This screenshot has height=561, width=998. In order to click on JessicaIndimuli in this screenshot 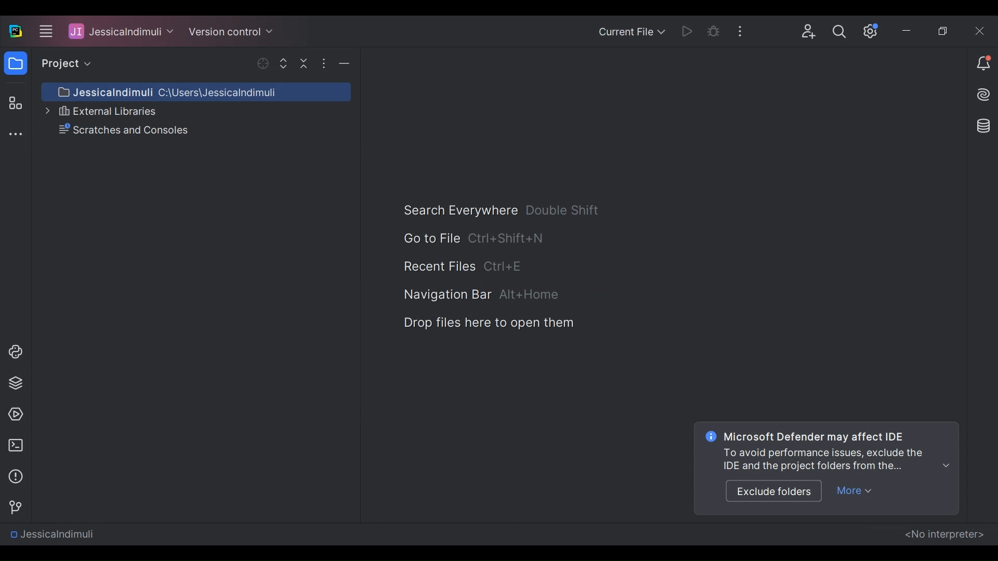, I will do `click(56, 535)`.